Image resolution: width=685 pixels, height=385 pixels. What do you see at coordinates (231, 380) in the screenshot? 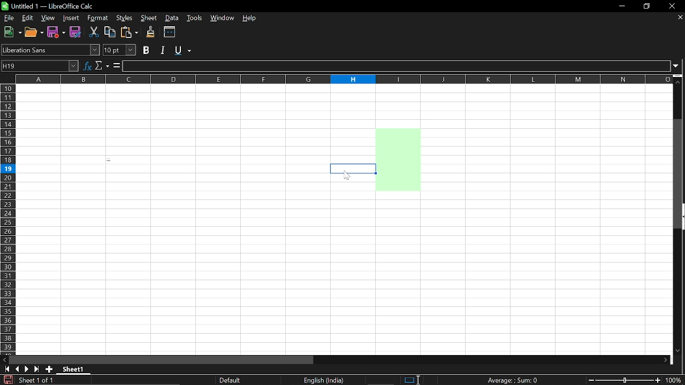
I see `page layout` at bounding box center [231, 380].